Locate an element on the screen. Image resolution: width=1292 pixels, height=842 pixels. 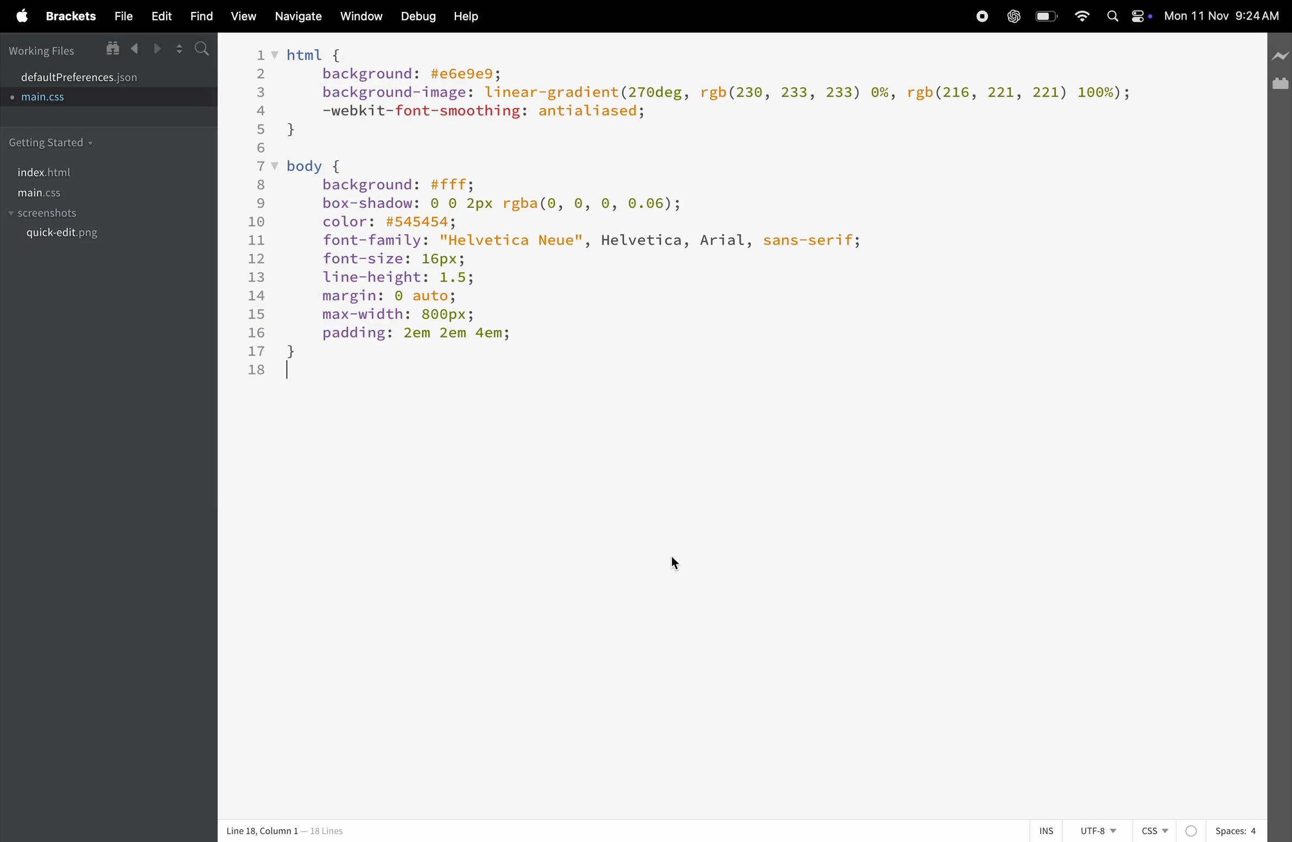
spaces is located at coordinates (1237, 831).